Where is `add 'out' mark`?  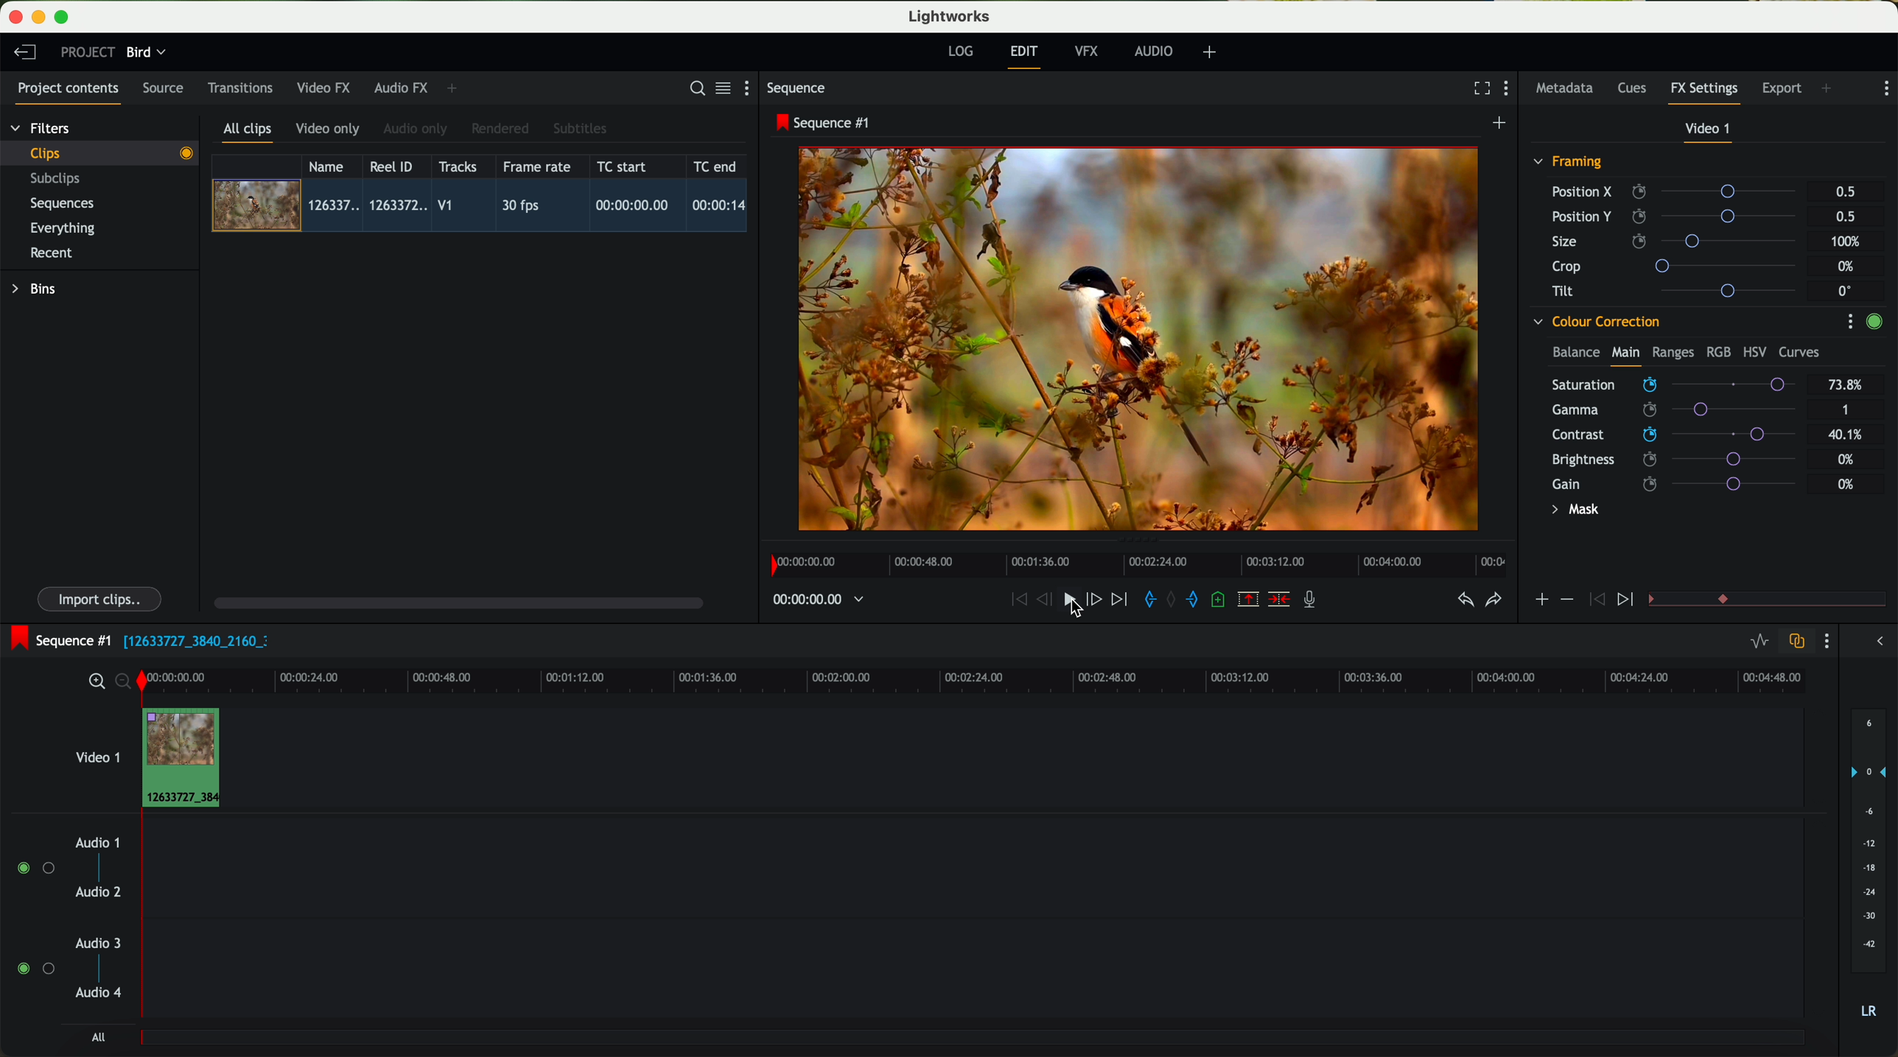 add 'out' mark is located at coordinates (1200, 598).